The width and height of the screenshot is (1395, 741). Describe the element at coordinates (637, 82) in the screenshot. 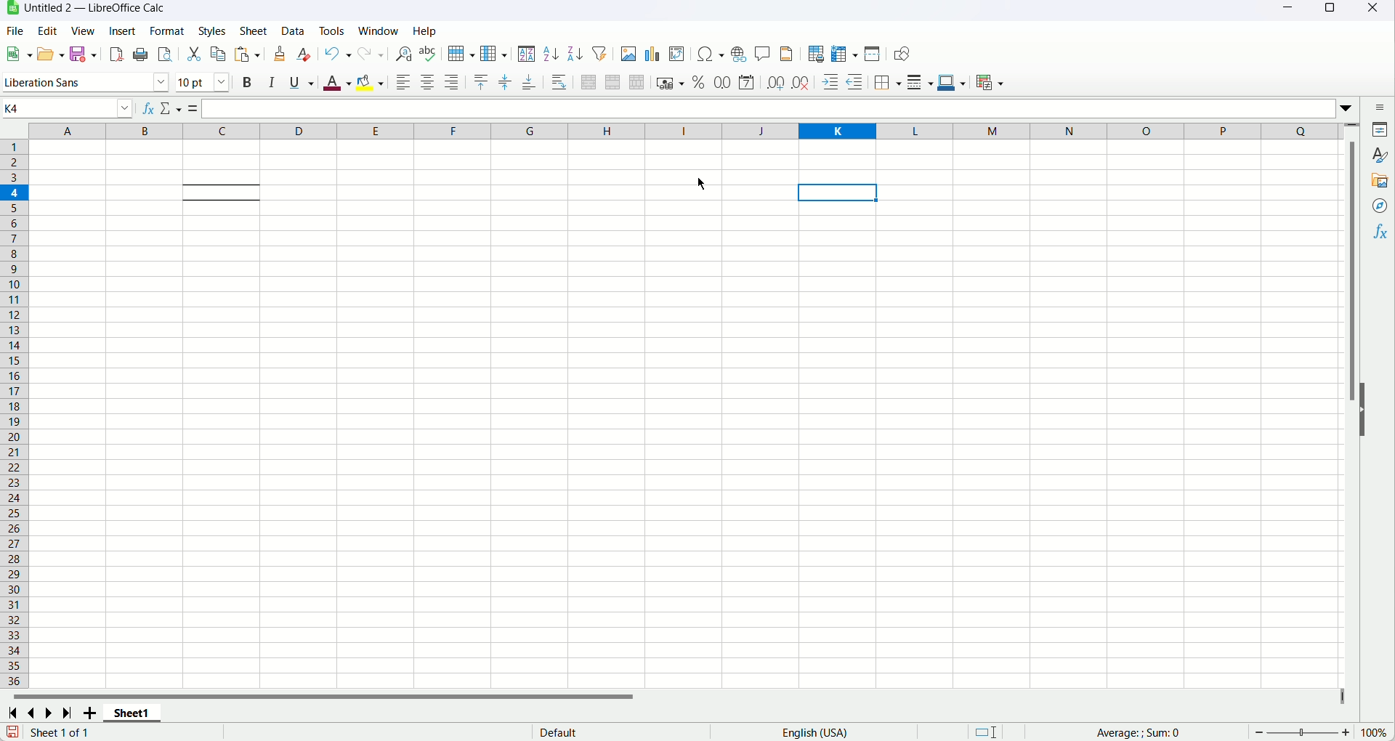

I see `Unmerge cells` at that location.